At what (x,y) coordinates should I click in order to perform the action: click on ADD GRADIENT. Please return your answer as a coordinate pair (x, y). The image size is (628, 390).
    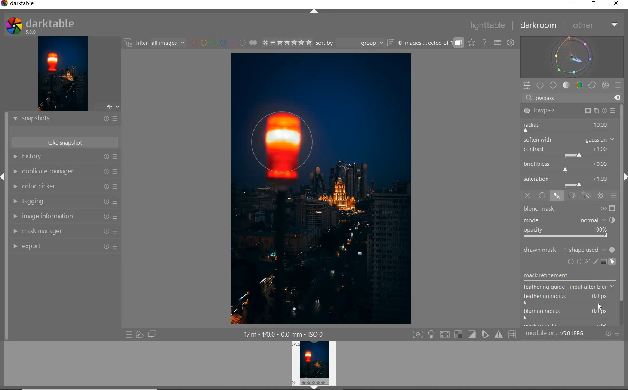
    Looking at the image, I should click on (603, 262).